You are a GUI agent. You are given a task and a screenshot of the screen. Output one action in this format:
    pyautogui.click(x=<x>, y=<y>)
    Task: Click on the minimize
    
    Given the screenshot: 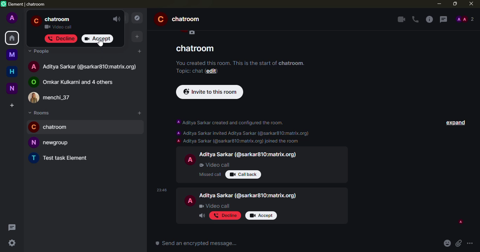 What is the action you would take?
    pyautogui.click(x=439, y=4)
    